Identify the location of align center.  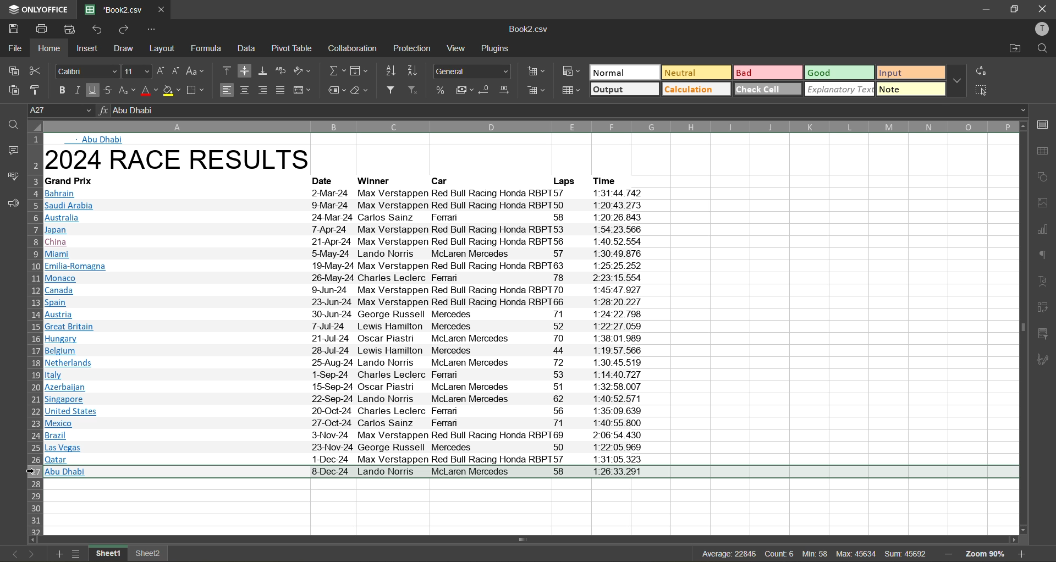
(245, 90).